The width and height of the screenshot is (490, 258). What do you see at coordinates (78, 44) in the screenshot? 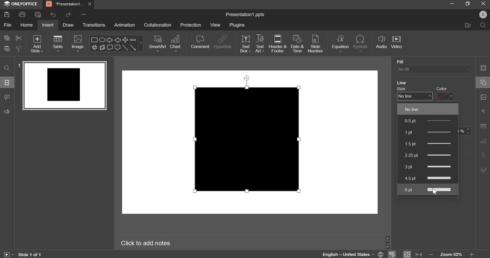
I see `image` at bounding box center [78, 44].